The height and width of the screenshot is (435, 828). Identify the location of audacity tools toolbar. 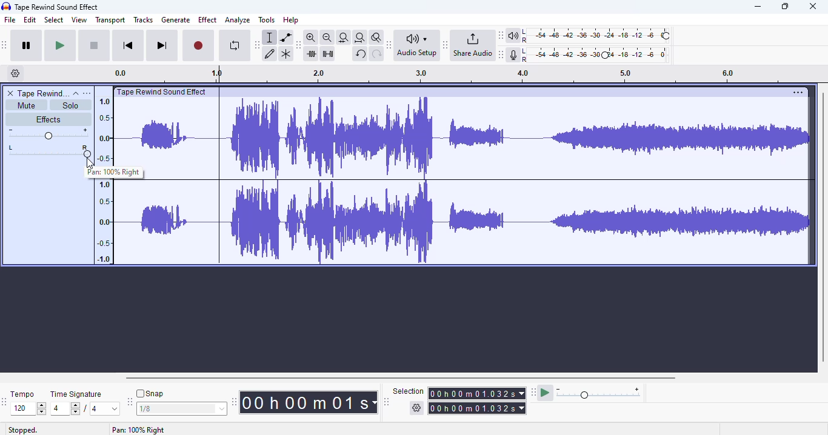
(257, 45).